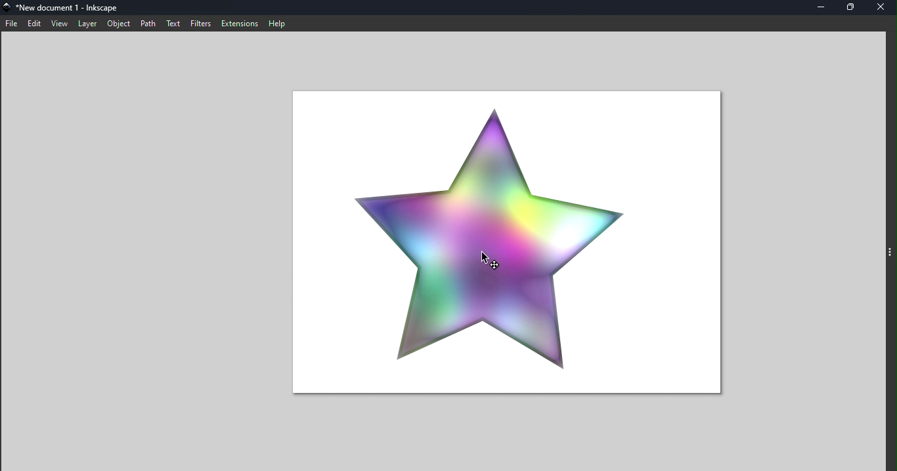 The height and width of the screenshot is (471, 897). I want to click on Maximize, so click(849, 8).